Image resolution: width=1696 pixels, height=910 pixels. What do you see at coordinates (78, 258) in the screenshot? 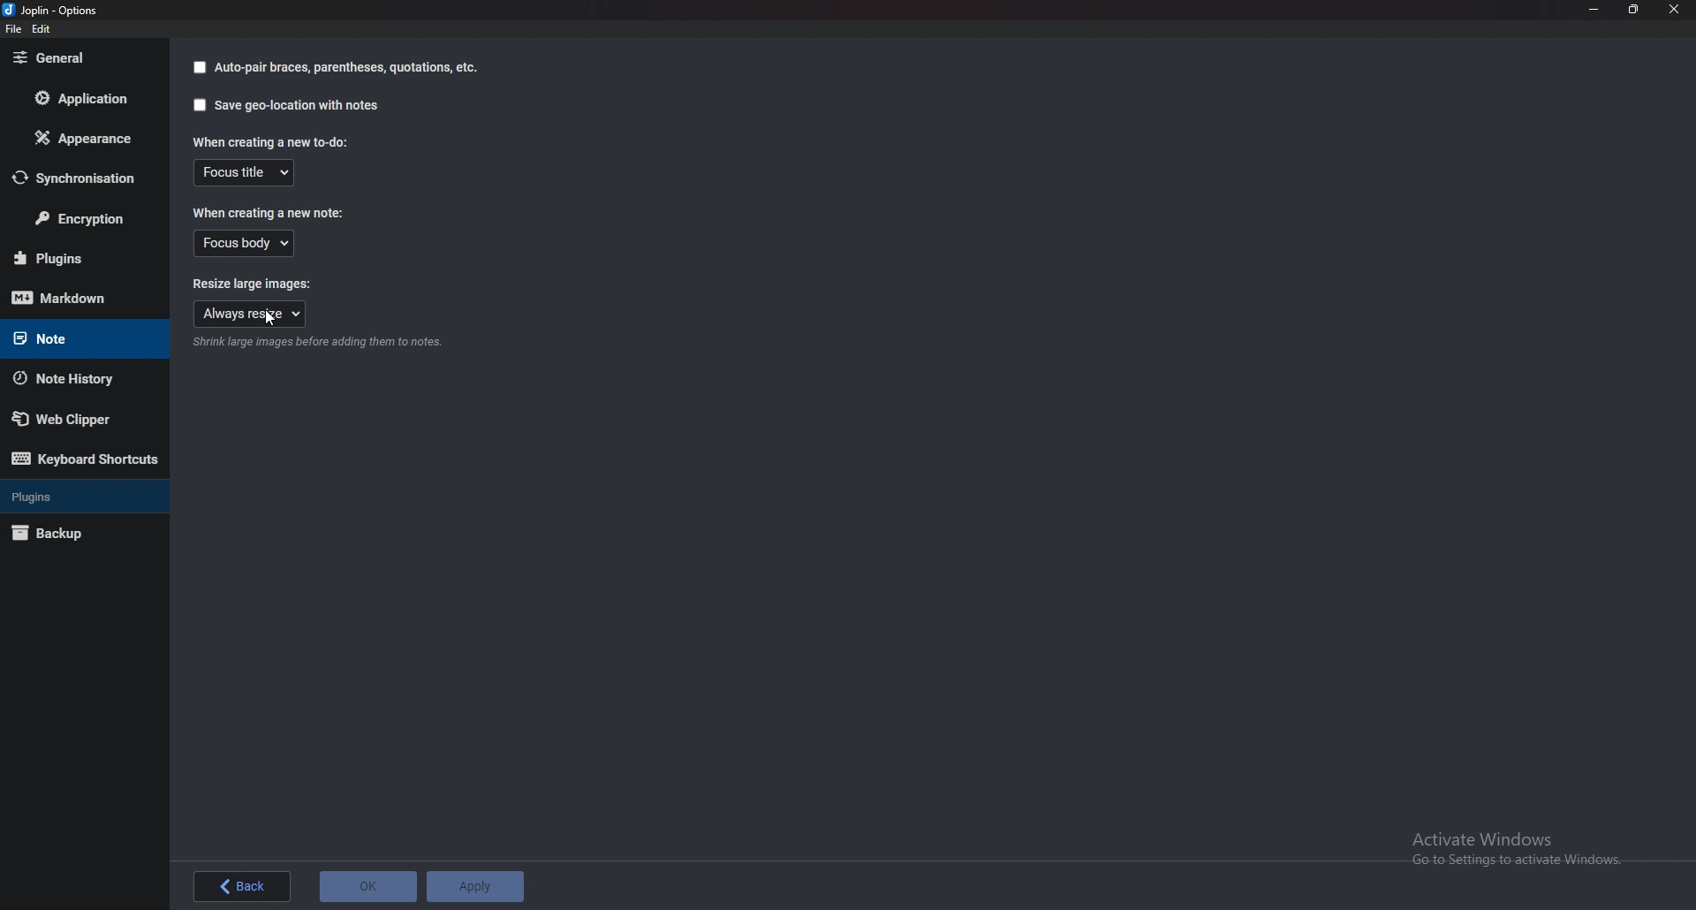
I see `Plugins` at bounding box center [78, 258].